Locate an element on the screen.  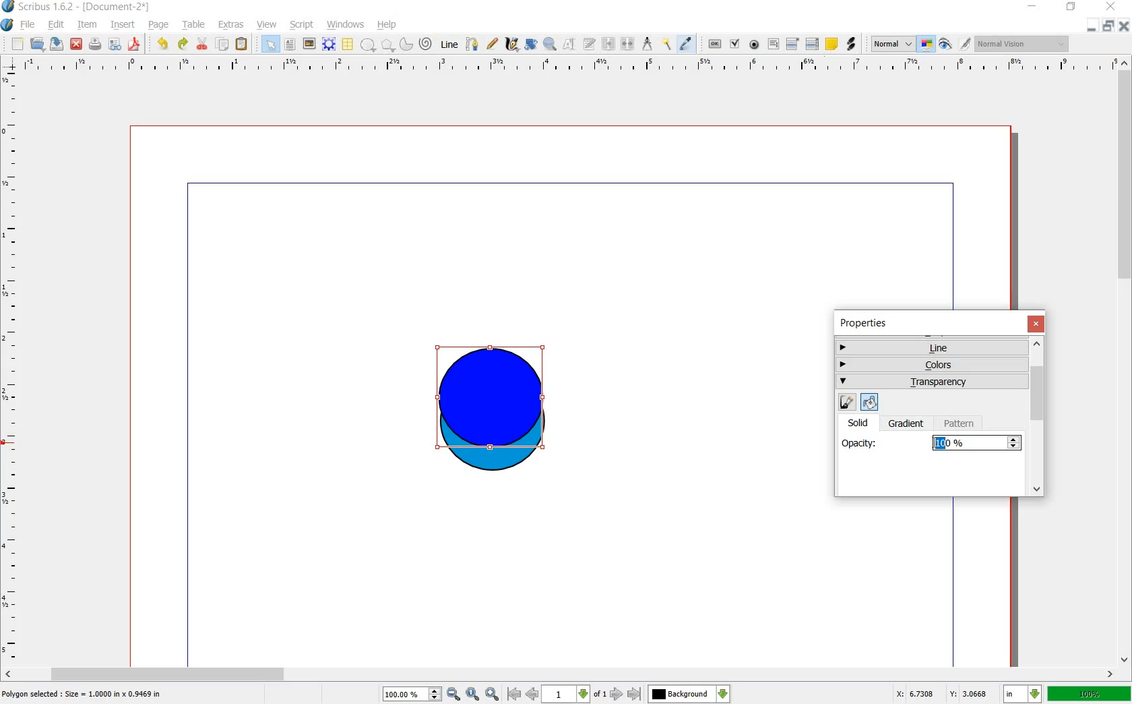
edit contents of frame is located at coordinates (568, 44).